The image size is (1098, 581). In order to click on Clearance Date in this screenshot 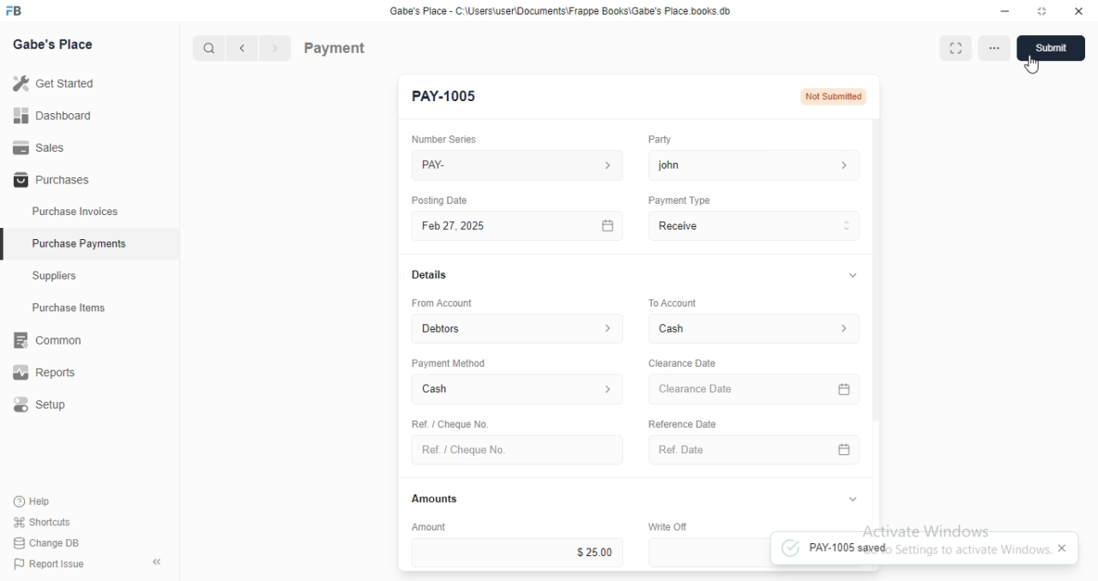, I will do `click(757, 390)`.